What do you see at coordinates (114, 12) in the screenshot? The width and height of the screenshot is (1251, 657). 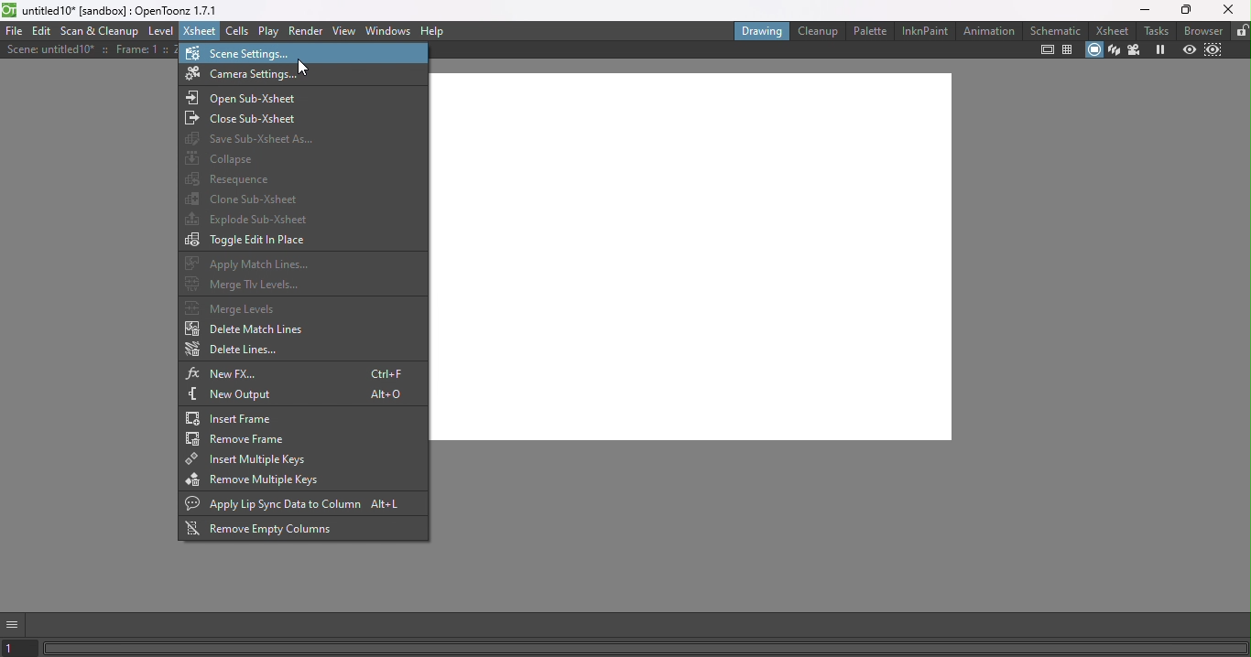 I see `File name` at bounding box center [114, 12].